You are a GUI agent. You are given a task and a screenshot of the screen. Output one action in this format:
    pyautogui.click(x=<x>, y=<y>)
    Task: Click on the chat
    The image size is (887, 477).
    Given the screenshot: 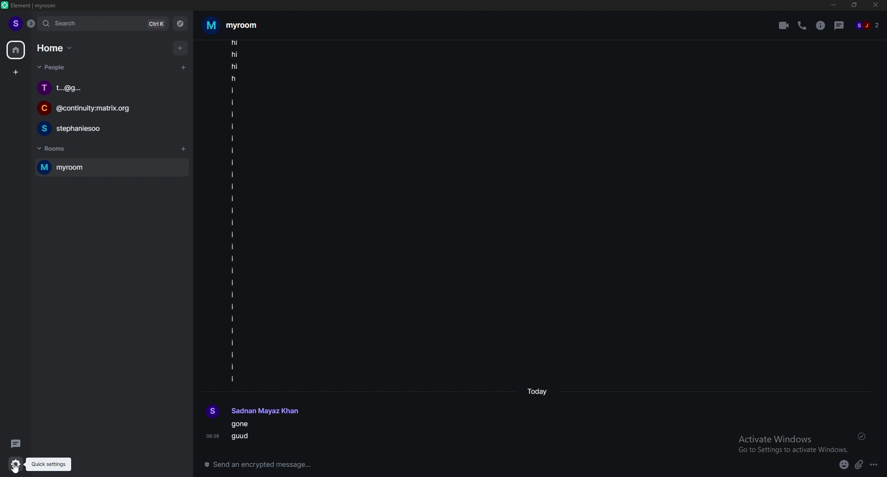 What is the action you would take?
    pyautogui.click(x=102, y=108)
    